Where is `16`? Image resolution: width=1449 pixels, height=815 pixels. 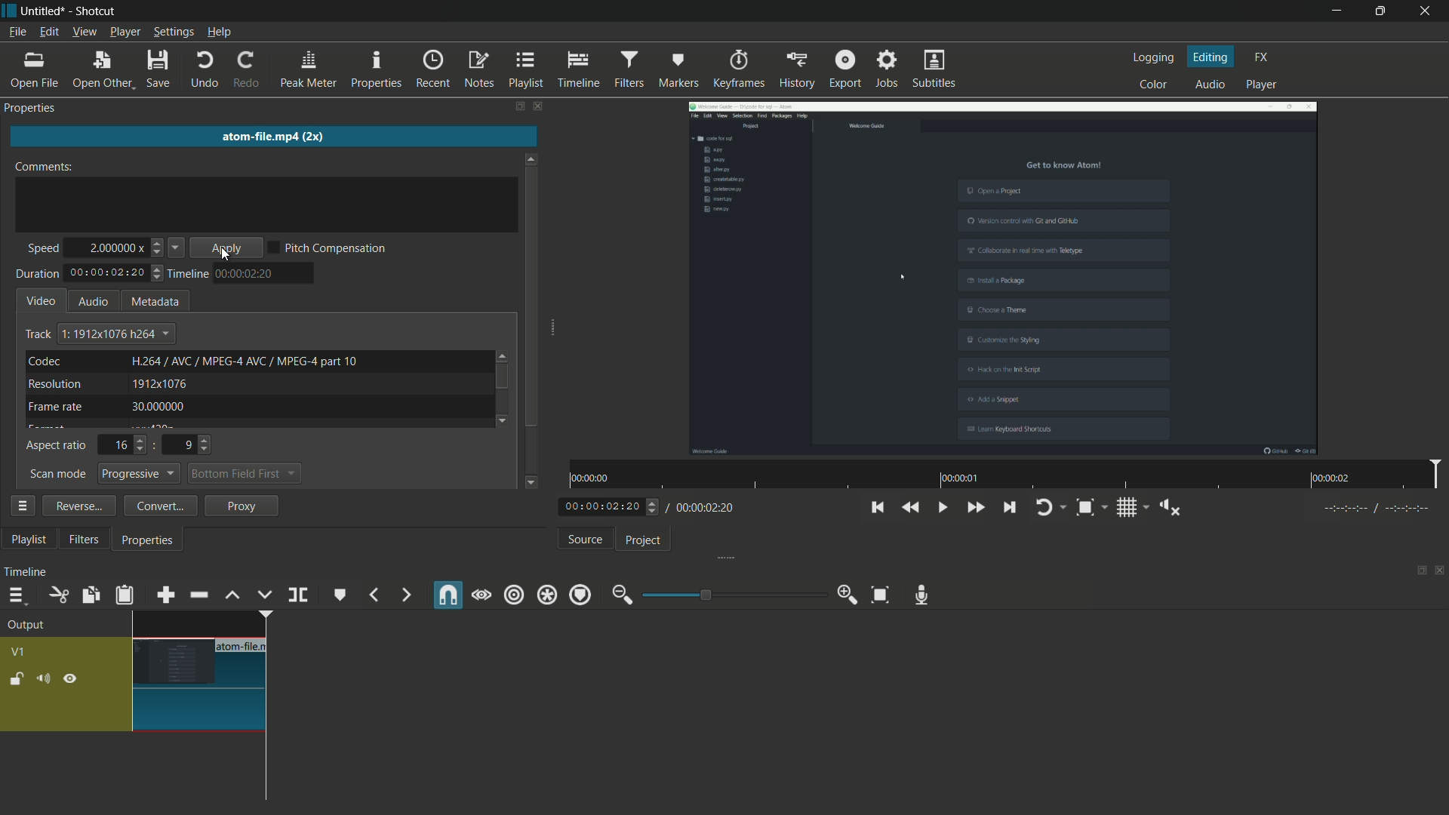 16 is located at coordinates (121, 446).